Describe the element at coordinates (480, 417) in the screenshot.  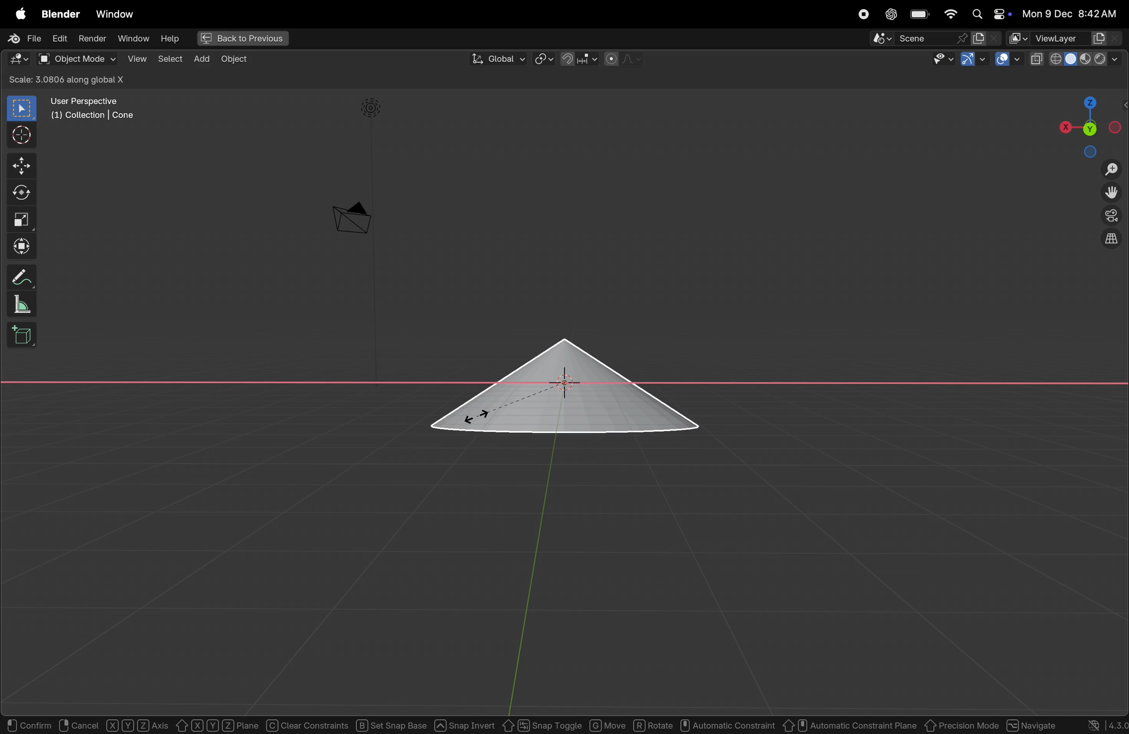
I see `cursor` at that location.